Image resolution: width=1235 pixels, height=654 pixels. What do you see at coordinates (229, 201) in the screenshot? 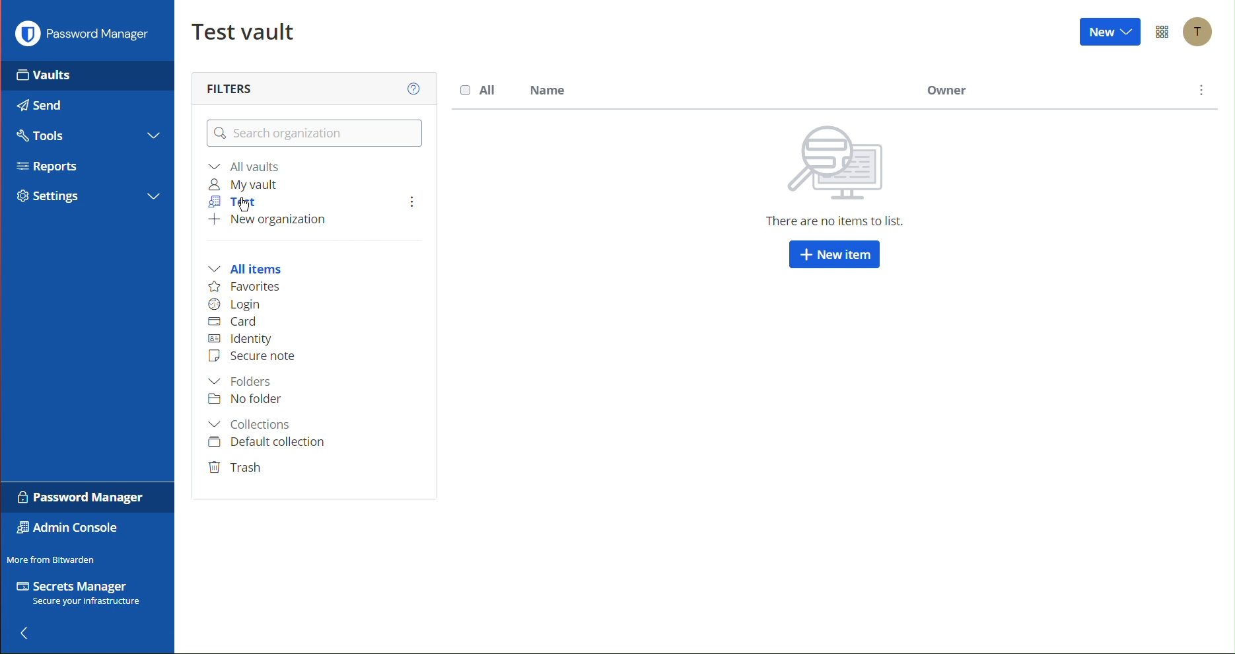
I see `Test` at bounding box center [229, 201].